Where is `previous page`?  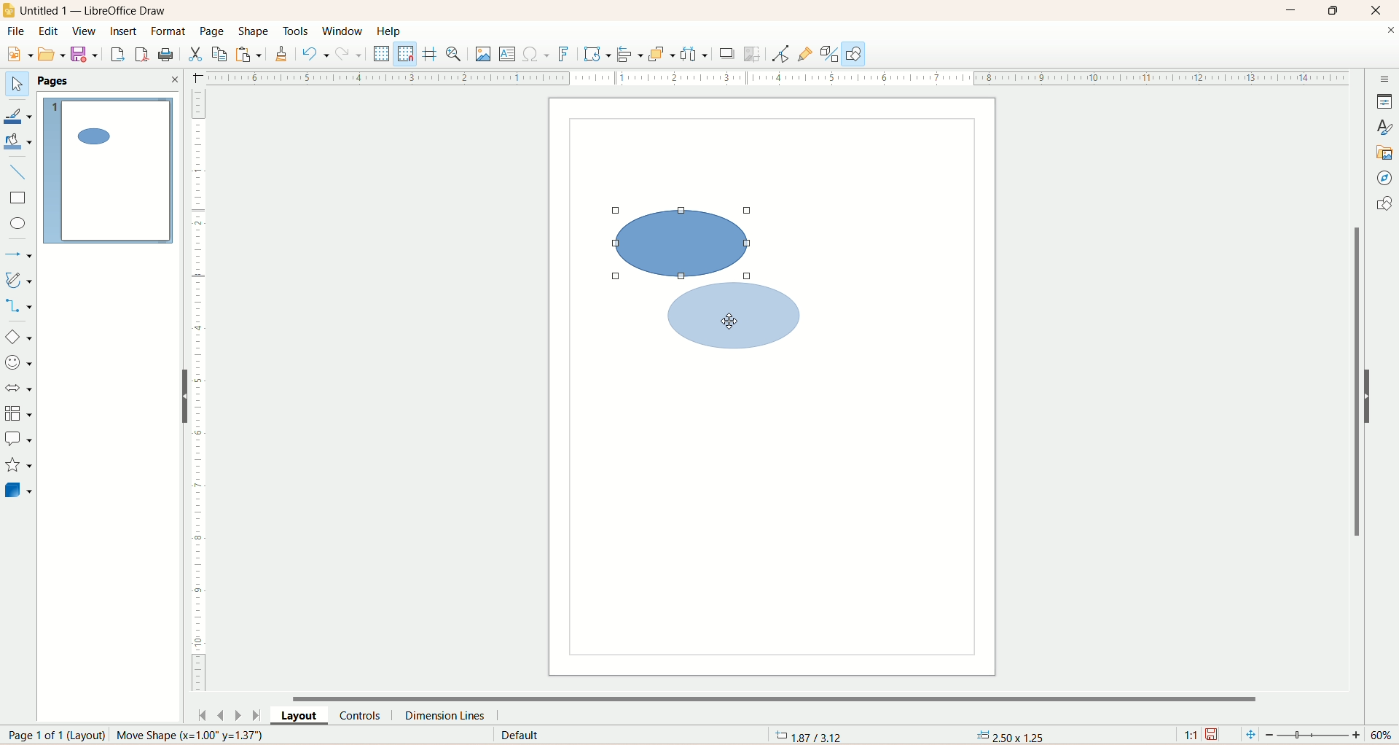
previous page is located at coordinates (221, 714).